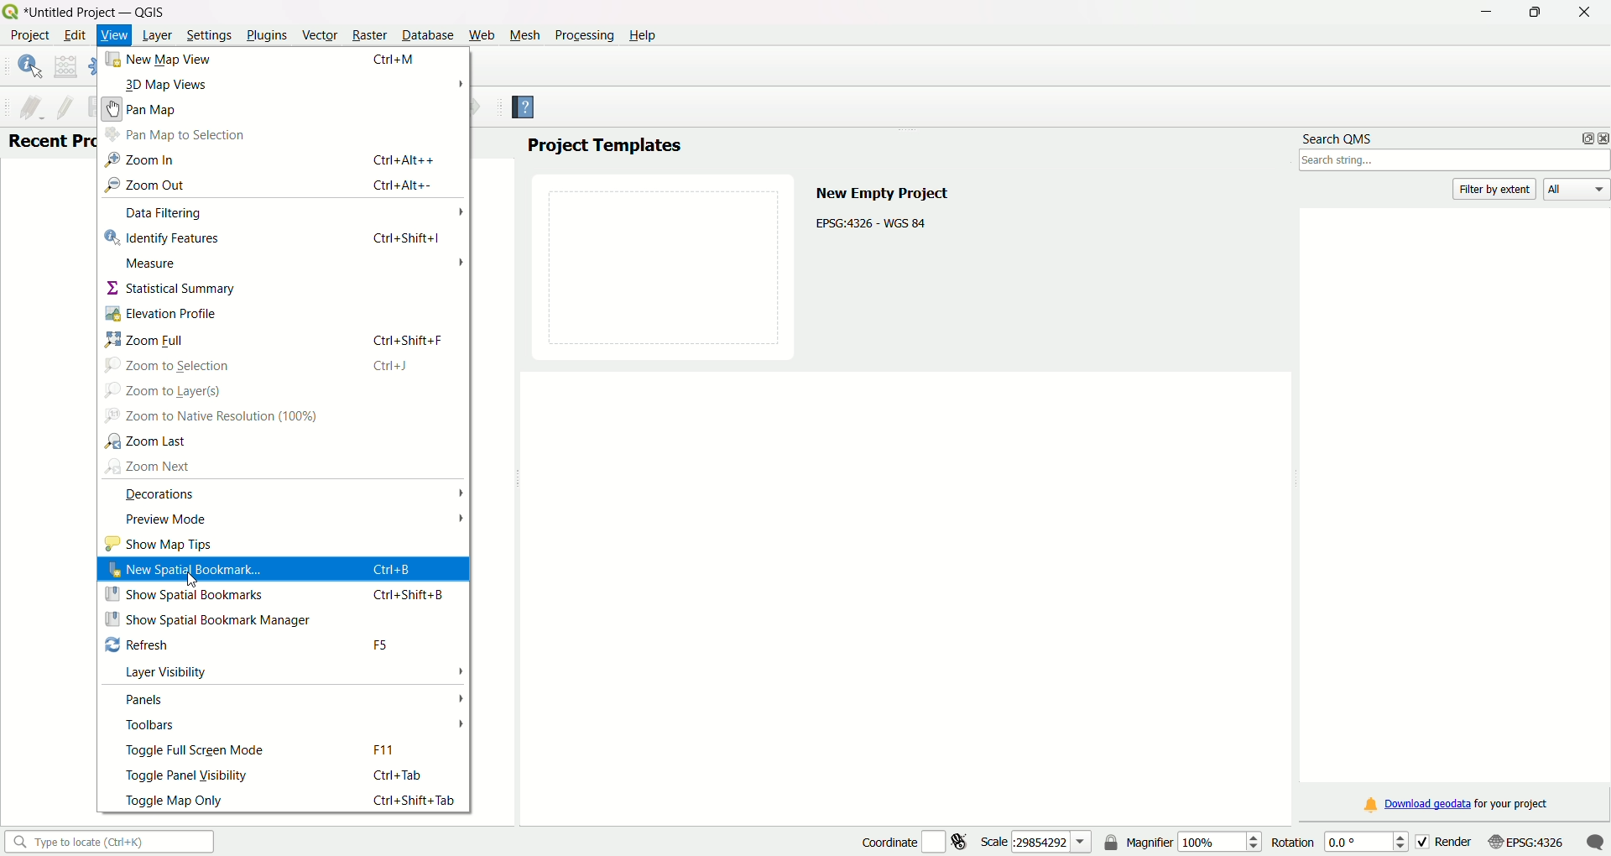 This screenshot has height=856, width=1611. I want to click on toggle panel visibility, so click(190, 775).